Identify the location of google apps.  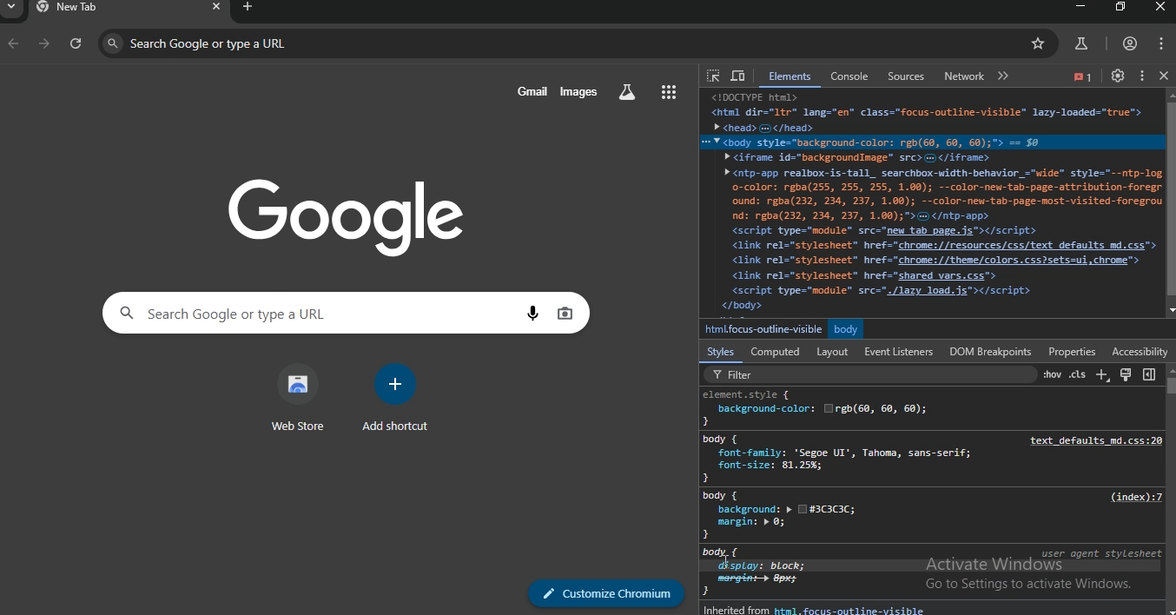
(670, 91).